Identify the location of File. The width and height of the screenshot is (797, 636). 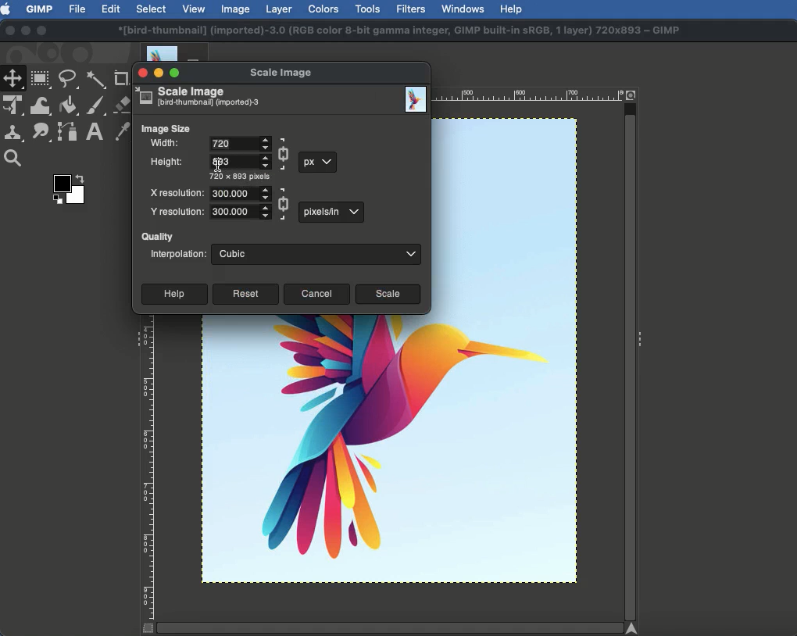
(77, 9).